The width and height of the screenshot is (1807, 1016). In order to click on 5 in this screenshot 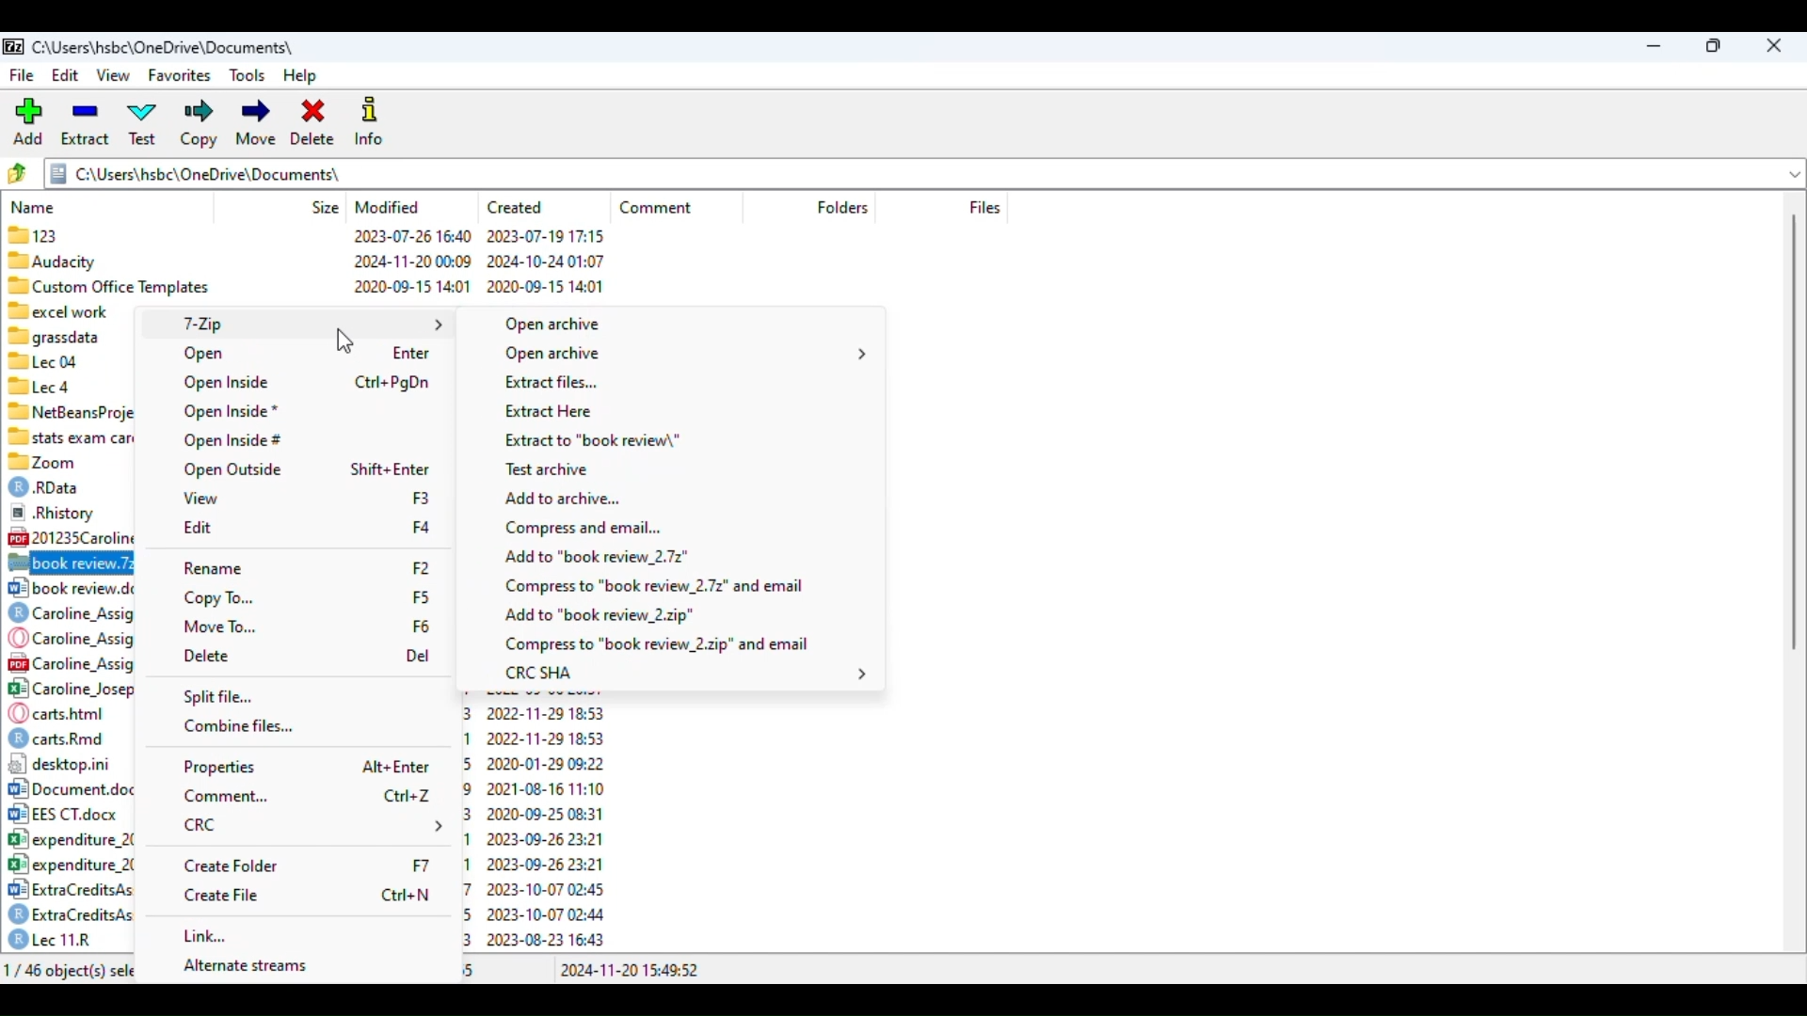, I will do `click(469, 969)`.